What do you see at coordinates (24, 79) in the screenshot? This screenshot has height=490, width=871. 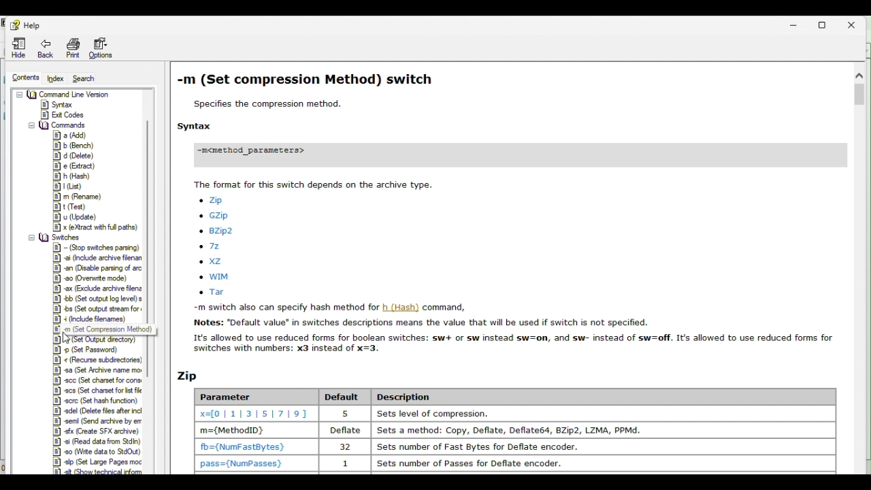 I see `Contents` at bounding box center [24, 79].